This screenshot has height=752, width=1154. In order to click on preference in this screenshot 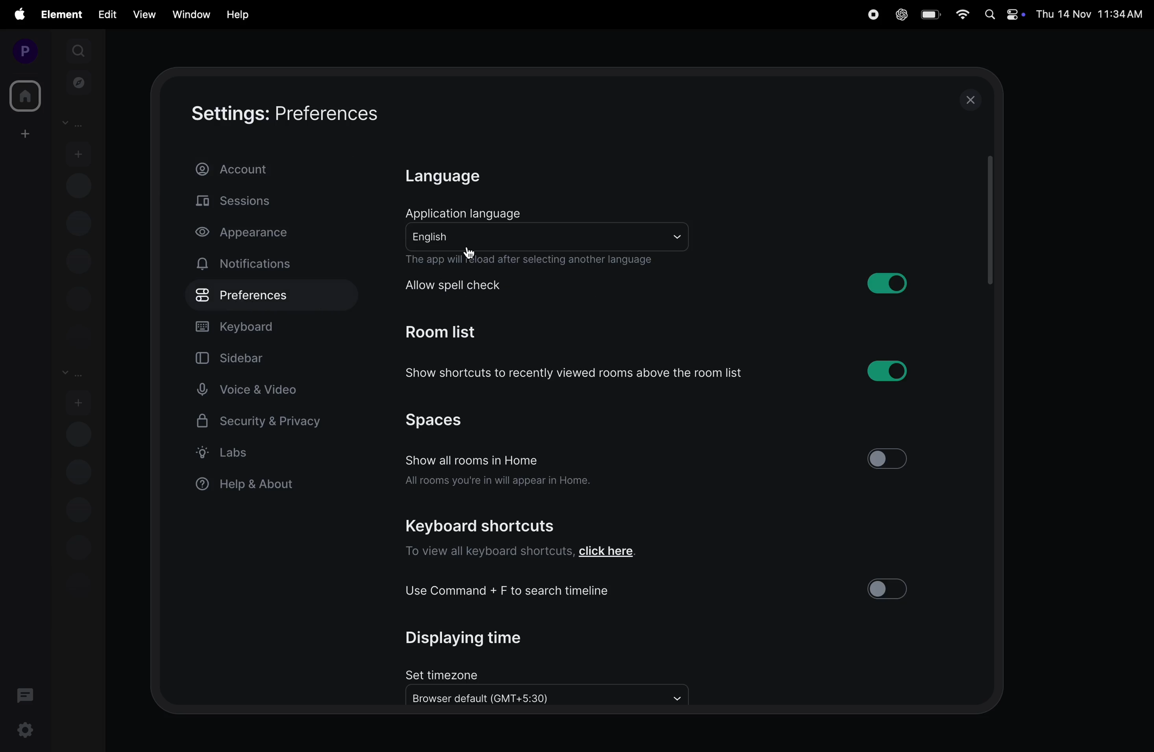, I will do `click(251, 297)`.